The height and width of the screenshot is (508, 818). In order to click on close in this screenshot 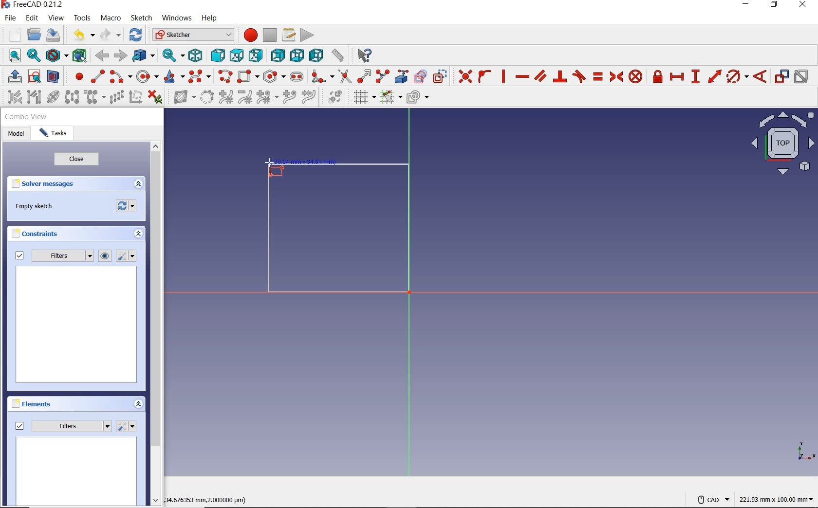, I will do `click(805, 6)`.